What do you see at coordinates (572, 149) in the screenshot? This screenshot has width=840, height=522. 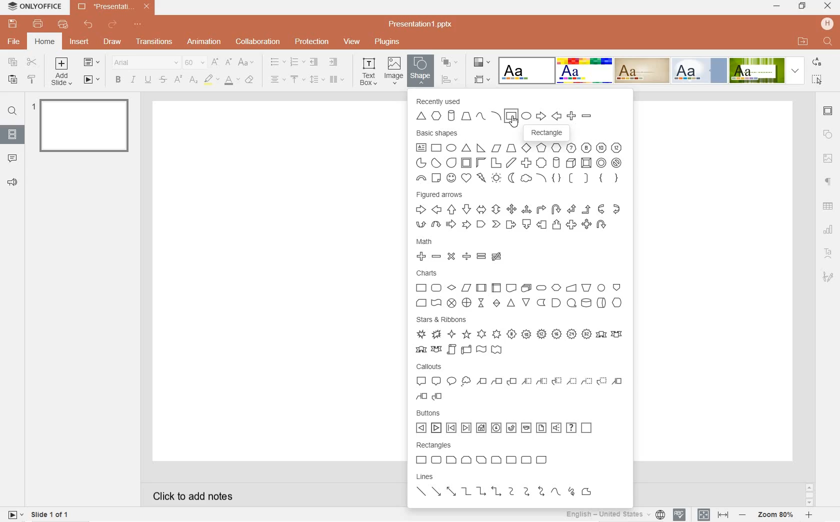 I see `Heptagon` at bounding box center [572, 149].